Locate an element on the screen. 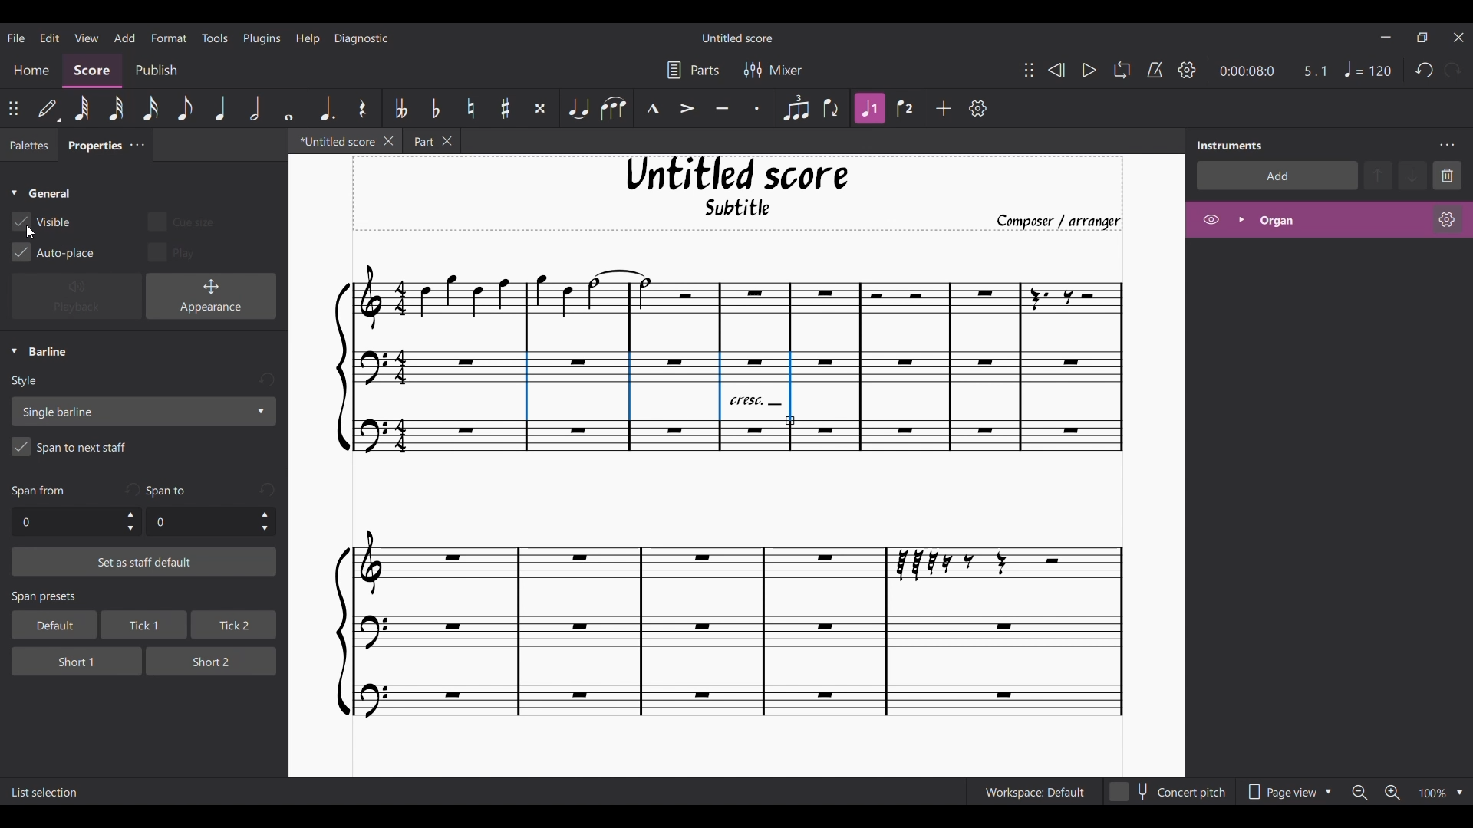 This screenshot has height=828, width=1473. Current zoom factor is located at coordinates (1432, 794).